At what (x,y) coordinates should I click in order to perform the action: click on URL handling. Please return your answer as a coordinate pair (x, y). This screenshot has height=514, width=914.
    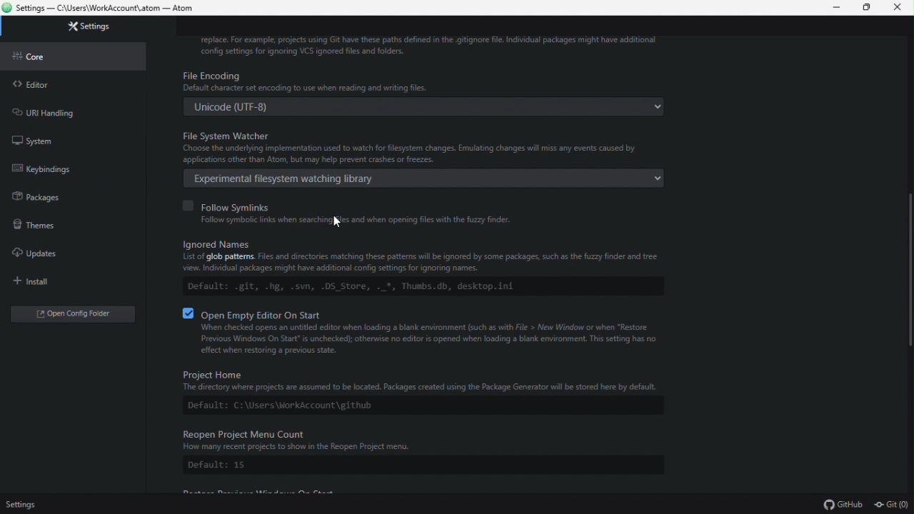
    Looking at the image, I should click on (65, 111).